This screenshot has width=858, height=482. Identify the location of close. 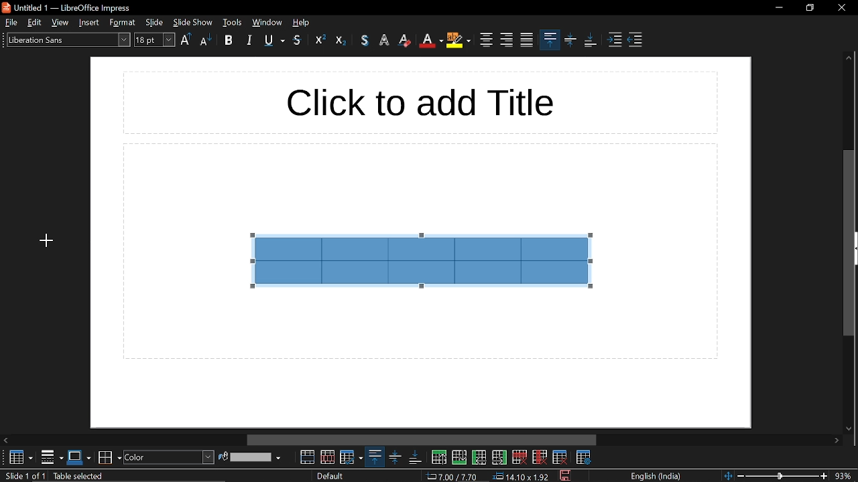
(838, 8).